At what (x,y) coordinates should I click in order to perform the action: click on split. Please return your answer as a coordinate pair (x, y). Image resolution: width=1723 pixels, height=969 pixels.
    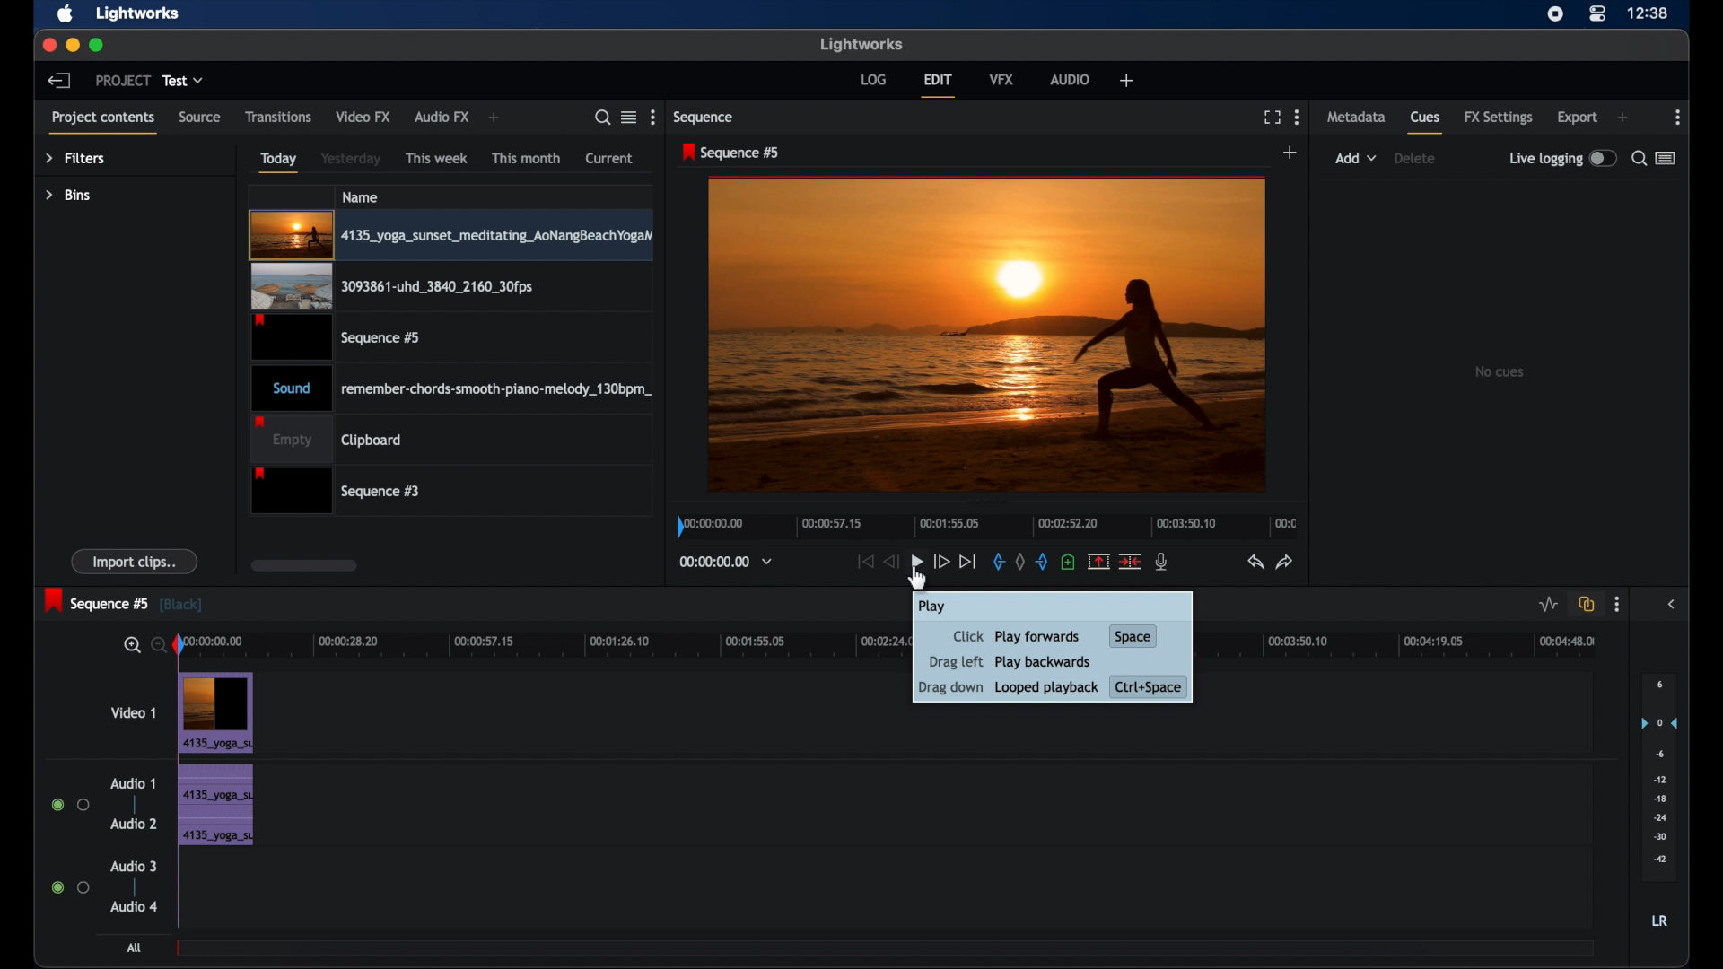
    Looking at the image, I should click on (1131, 563).